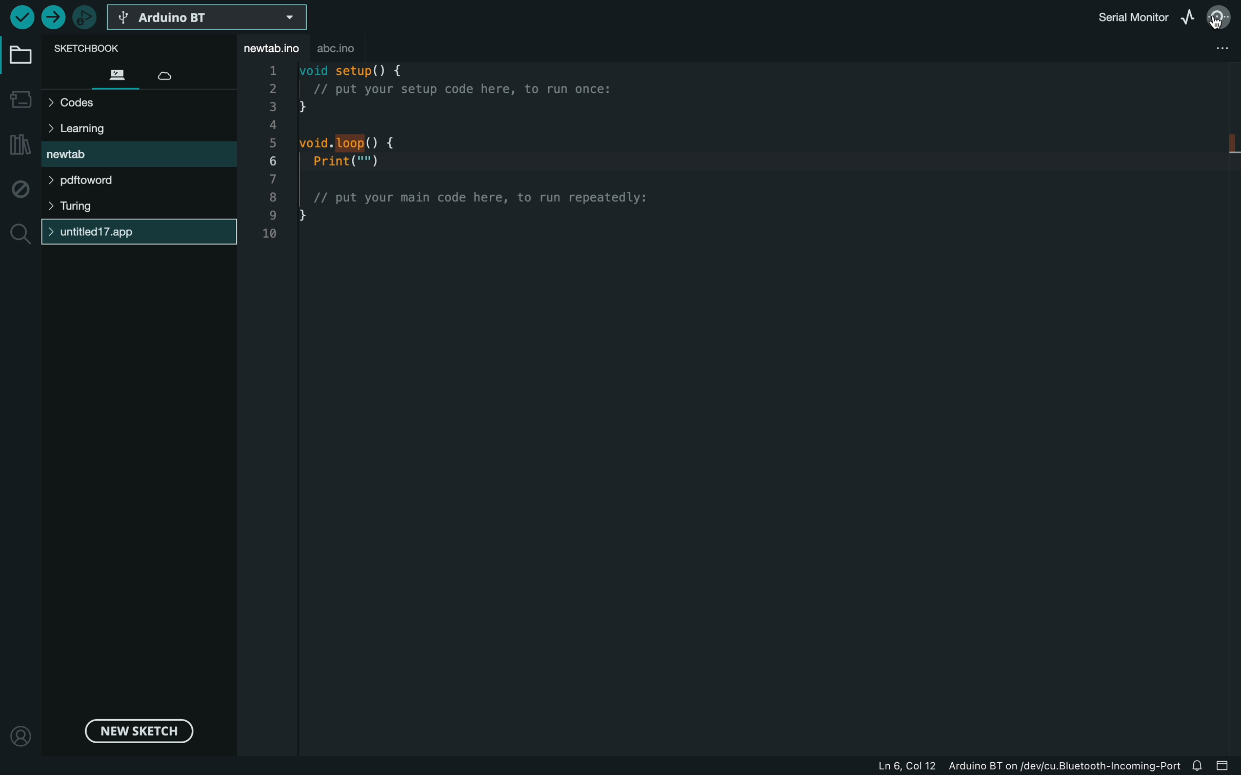 The width and height of the screenshot is (1241, 775). I want to click on profile, so click(19, 733).